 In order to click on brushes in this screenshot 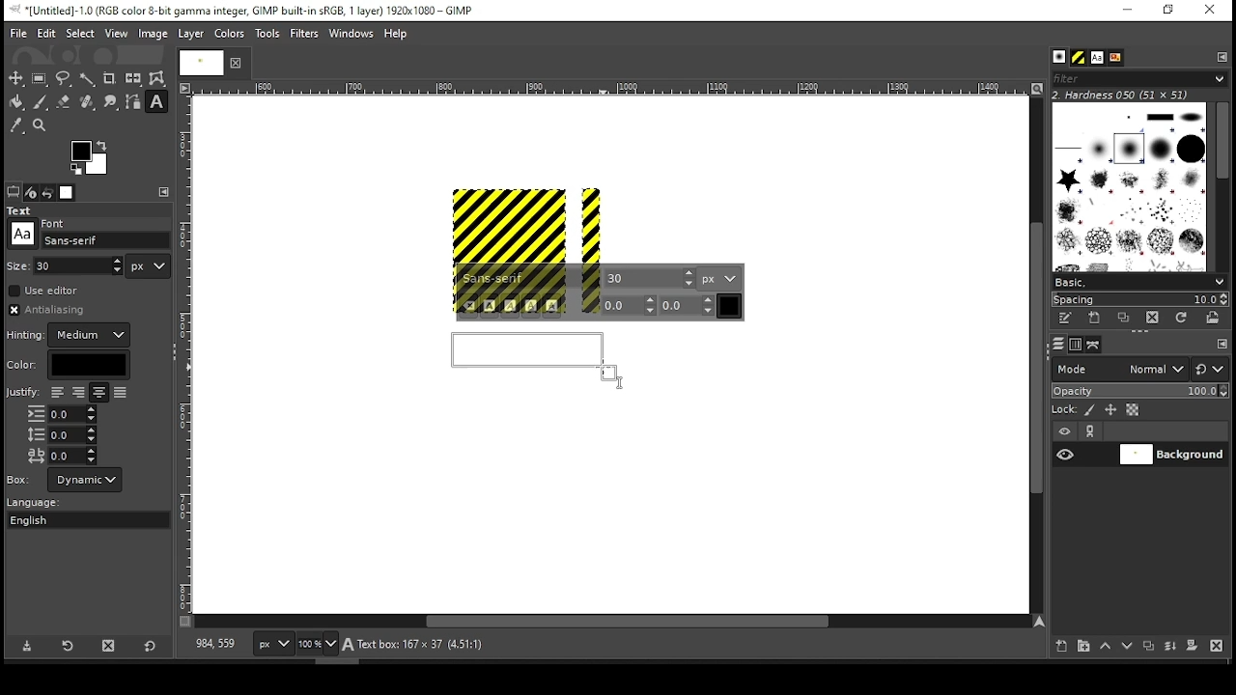, I will do `click(1059, 58)`.